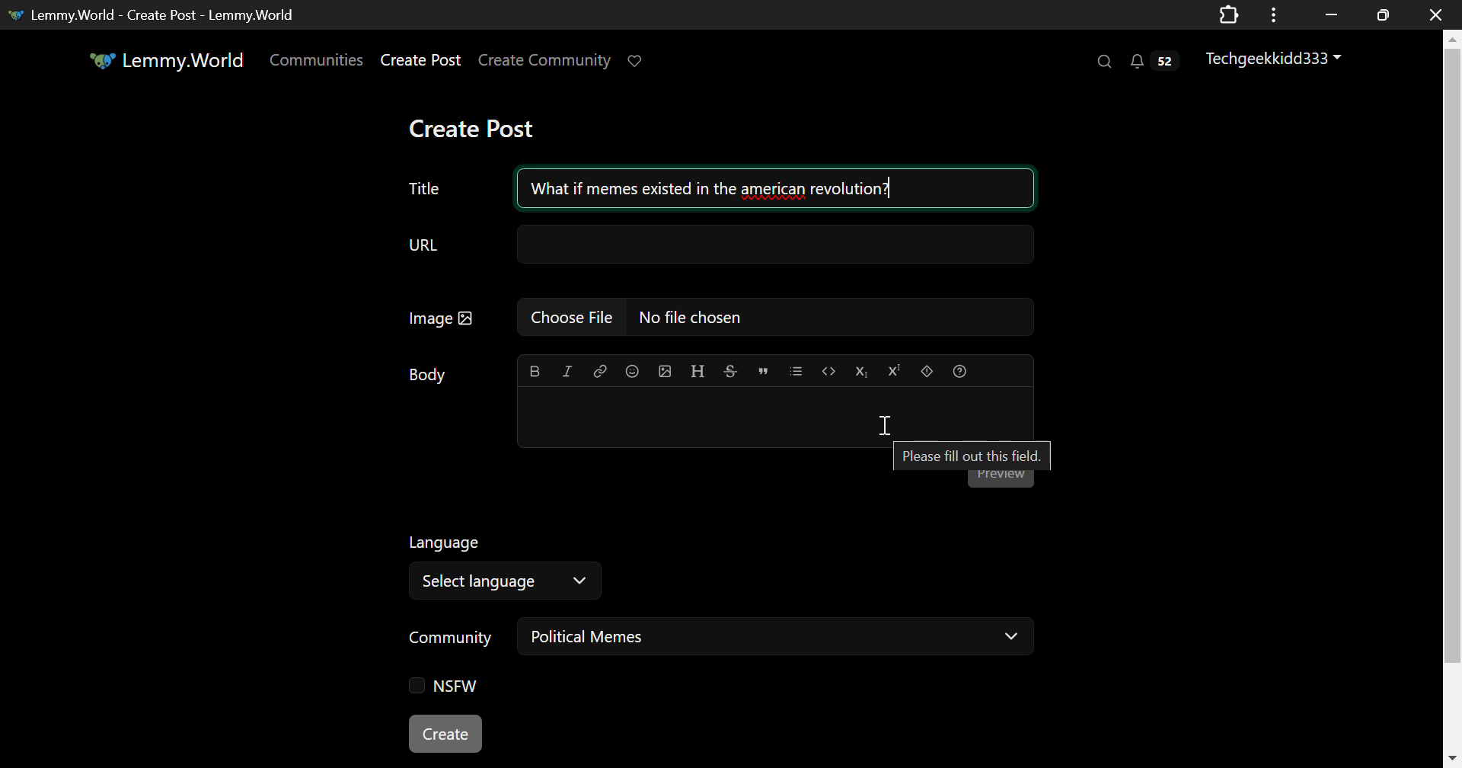 This screenshot has width=1462, height=768. Describe the element at coordinates (512, 567) in the screenshot. I see `Select Language` at that location.